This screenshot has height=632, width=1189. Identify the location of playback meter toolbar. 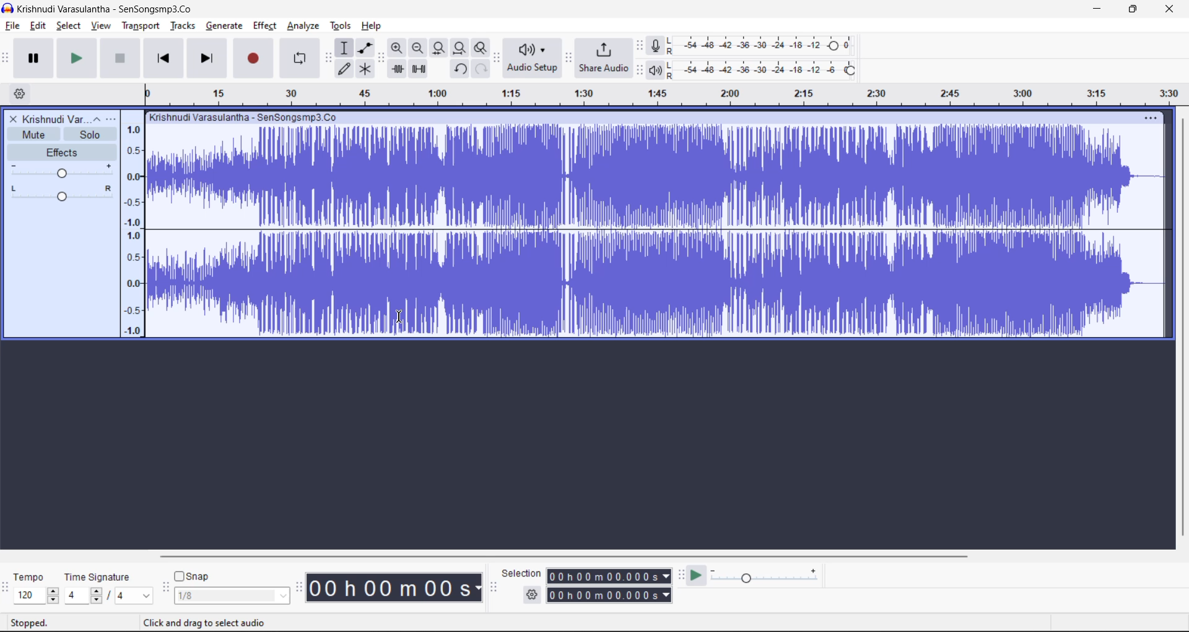
(638, 70).